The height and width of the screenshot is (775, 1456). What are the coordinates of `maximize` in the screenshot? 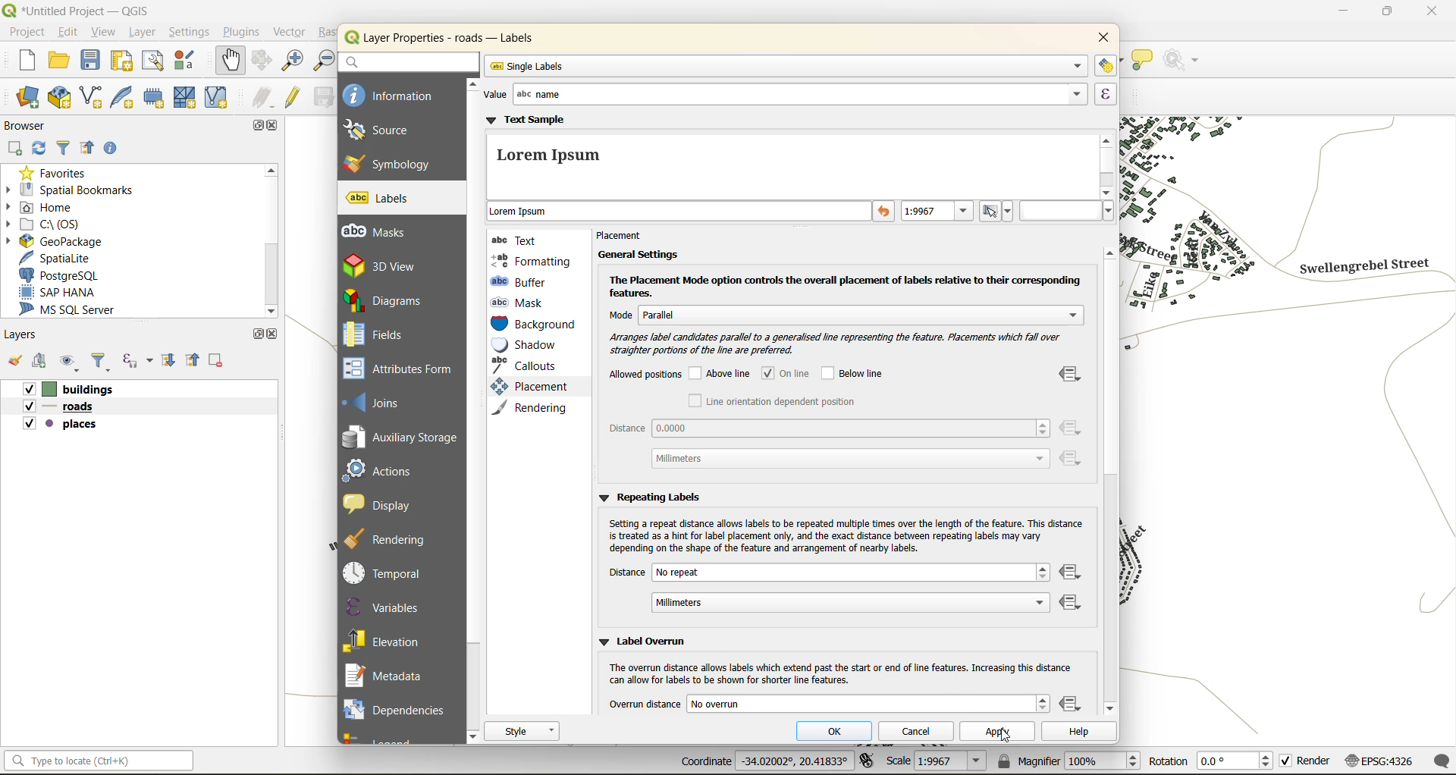 It's located at (256, 334).